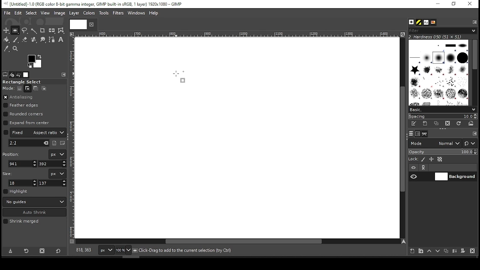 The height and width of the screenshot is (270, 480). Describe the element at coordinates (438, 252) in the screenshot. I see `move layer one step down` at that location.